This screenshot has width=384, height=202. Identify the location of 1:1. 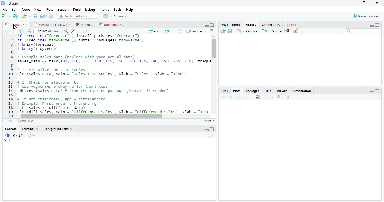
(11, 121).